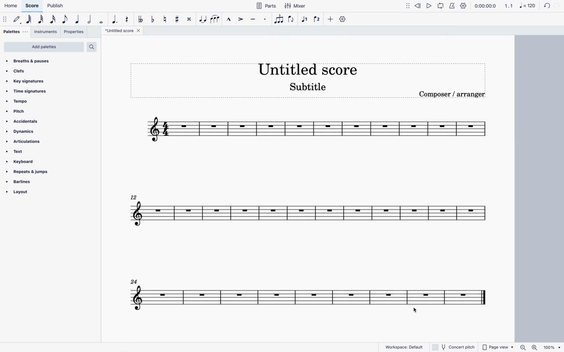  I want to click on toggle flat, so click(152, 20).